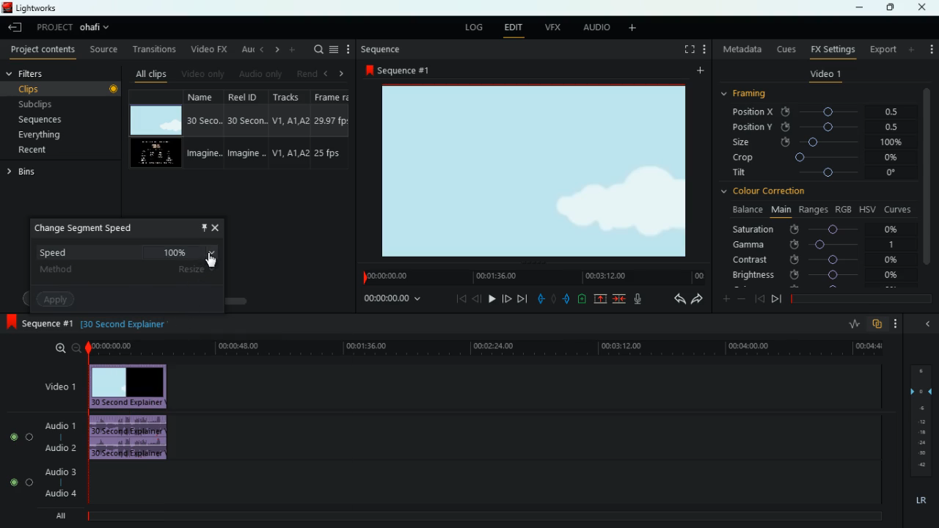 Image resolution: width=939 pixels, height=528 pixels. What do you see at coordinates (931, 48) in the screenshot?
I see `add` at bounding box center [931, 48].